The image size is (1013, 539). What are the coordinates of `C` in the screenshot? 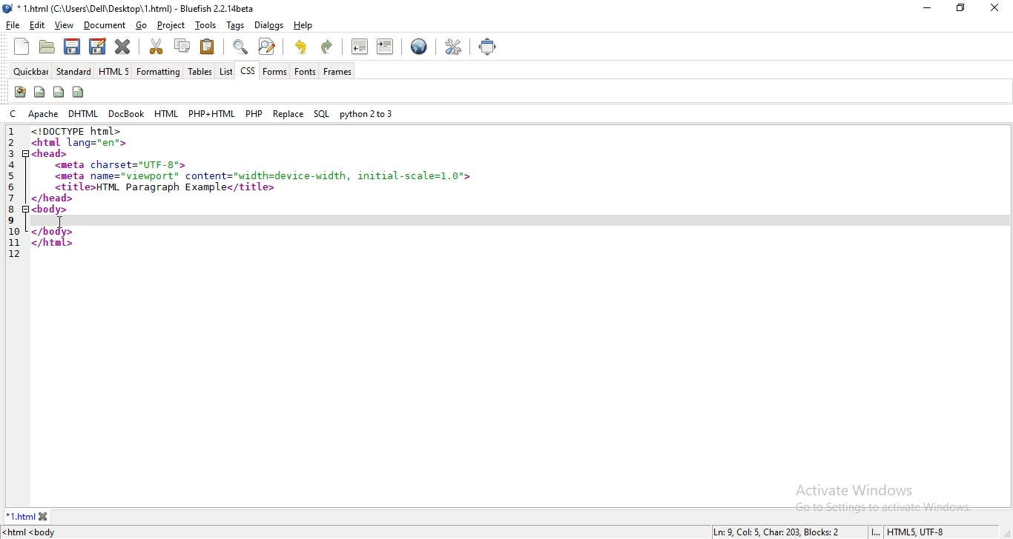 It's located at (13, 114).